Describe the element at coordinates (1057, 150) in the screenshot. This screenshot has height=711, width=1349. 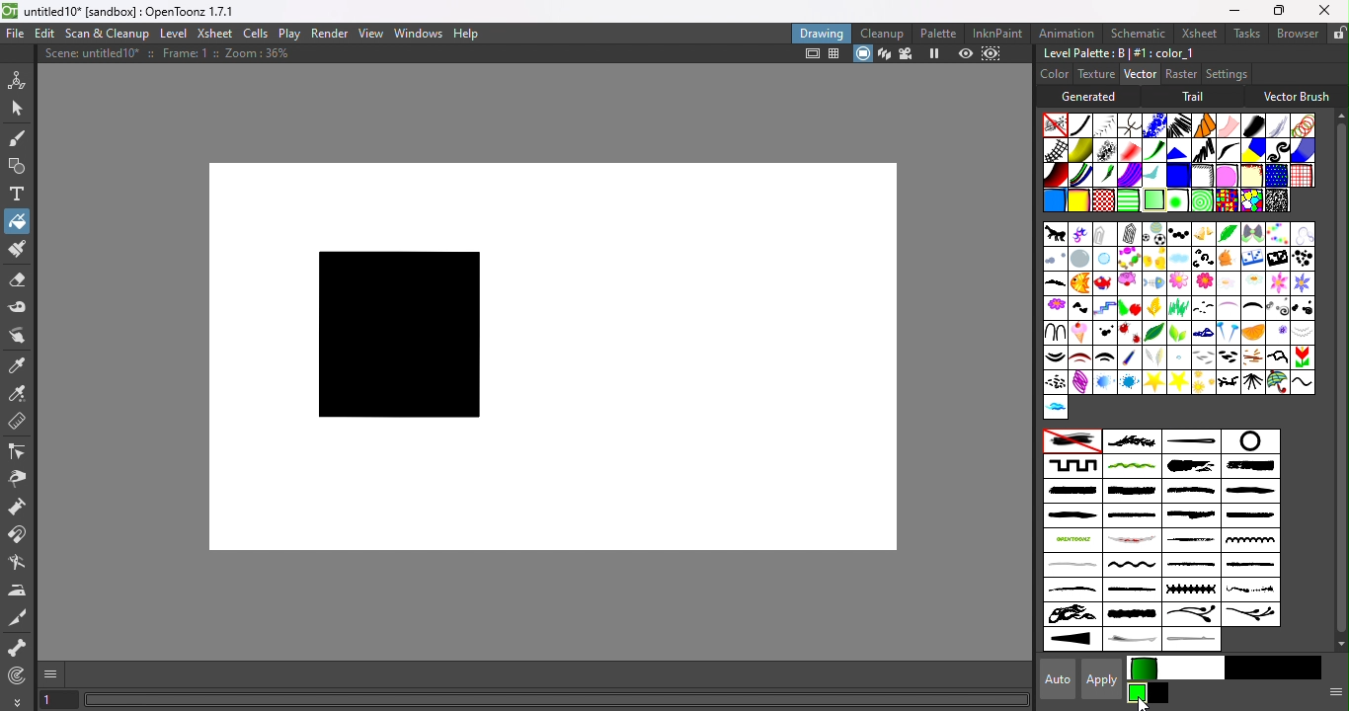
I see `Gauze` at that location.